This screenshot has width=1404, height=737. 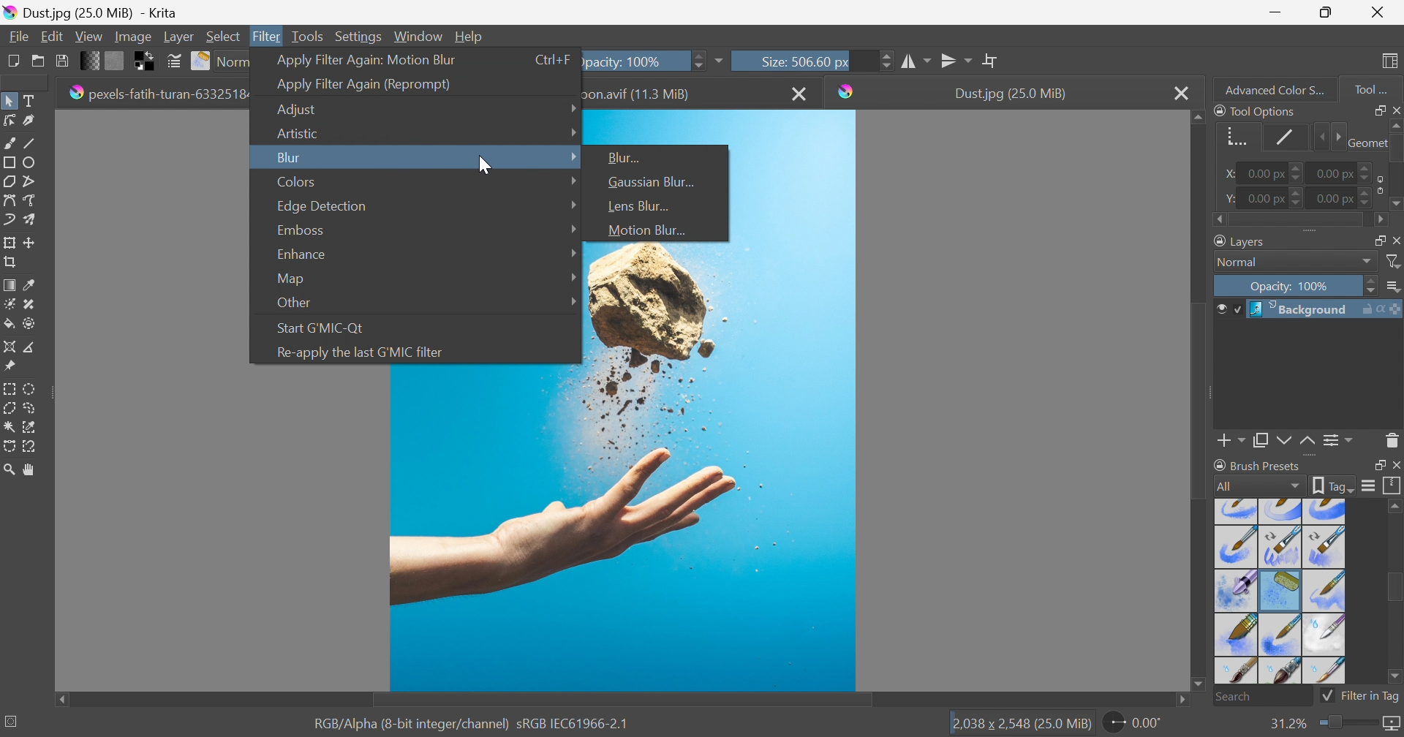 I want to click on Choose brush preset, so click(x=202, y=61).